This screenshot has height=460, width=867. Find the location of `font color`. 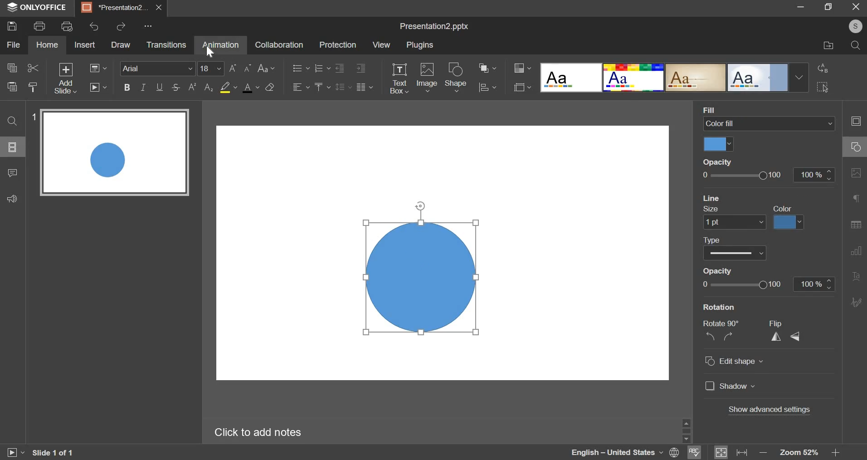

font color is located at coordinates (251, 88).